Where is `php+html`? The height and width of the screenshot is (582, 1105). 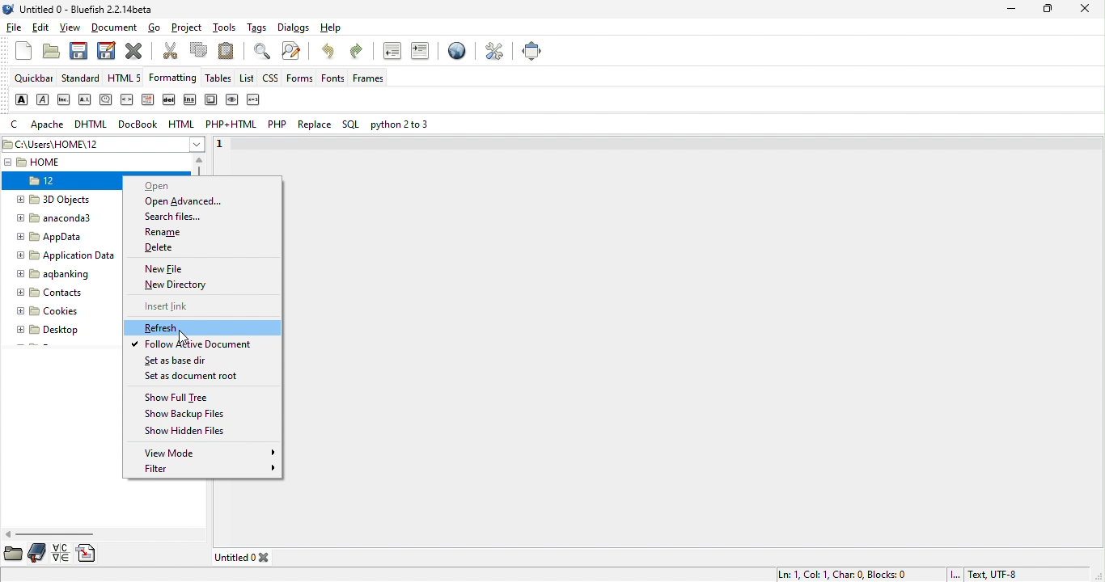
php+html is located at coordinates (232, 124).